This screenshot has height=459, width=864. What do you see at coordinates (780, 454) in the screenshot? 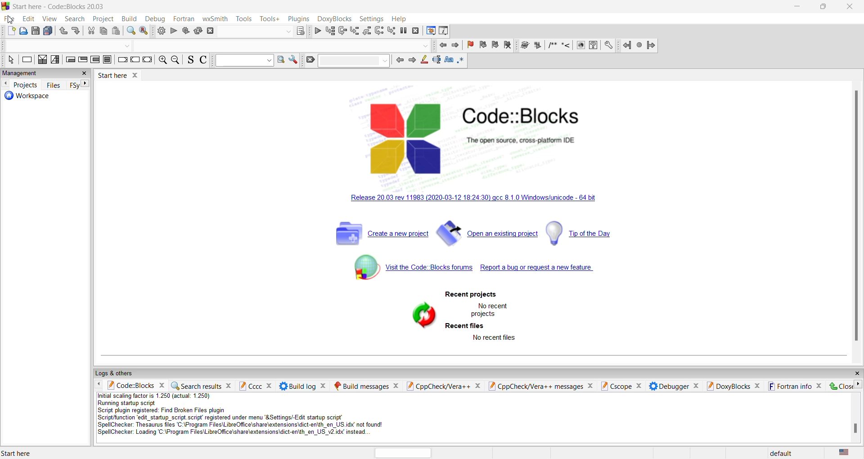
I see `default` at bounding box center [780, 454].